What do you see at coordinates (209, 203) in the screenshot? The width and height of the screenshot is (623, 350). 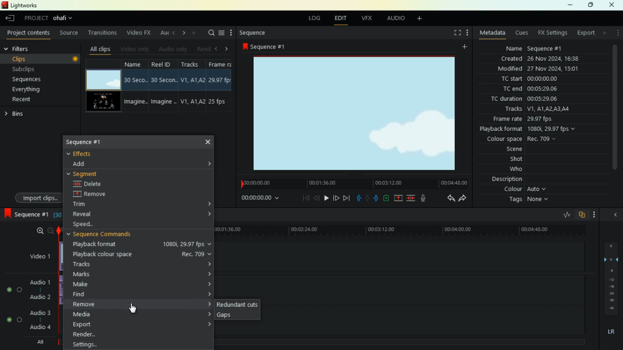 I see `Accordion` at bounding box center [209, 203].